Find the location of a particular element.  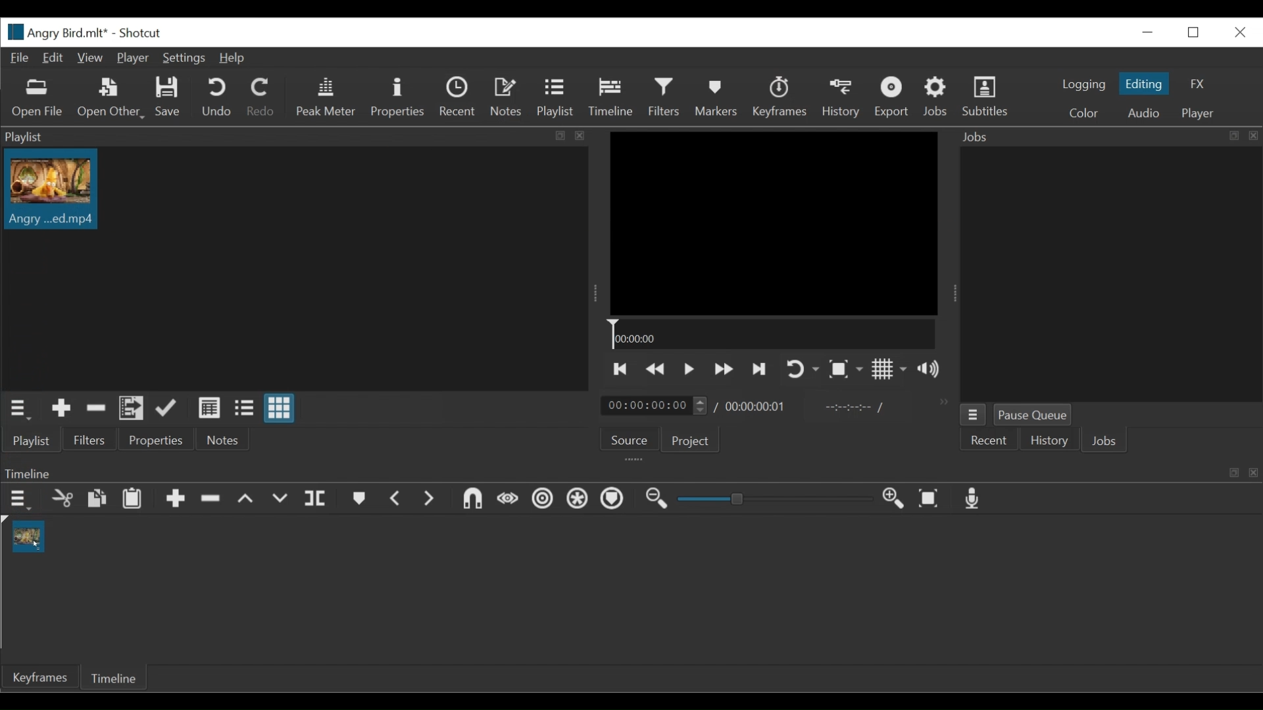

Toggle play or pause (space) is located at coordinates (689, 369).